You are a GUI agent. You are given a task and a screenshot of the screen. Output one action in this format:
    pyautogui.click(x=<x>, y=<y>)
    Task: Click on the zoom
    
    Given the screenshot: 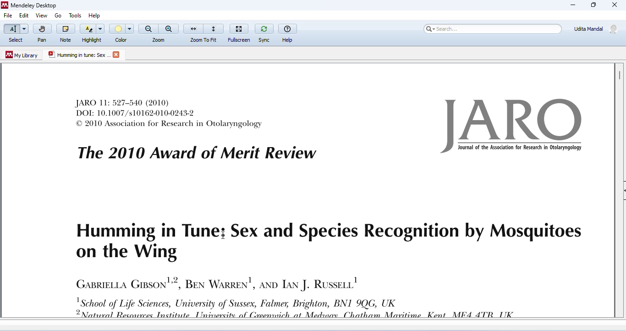 What is the action you would take?
    pyautogui.click(x=159, y=33)
    